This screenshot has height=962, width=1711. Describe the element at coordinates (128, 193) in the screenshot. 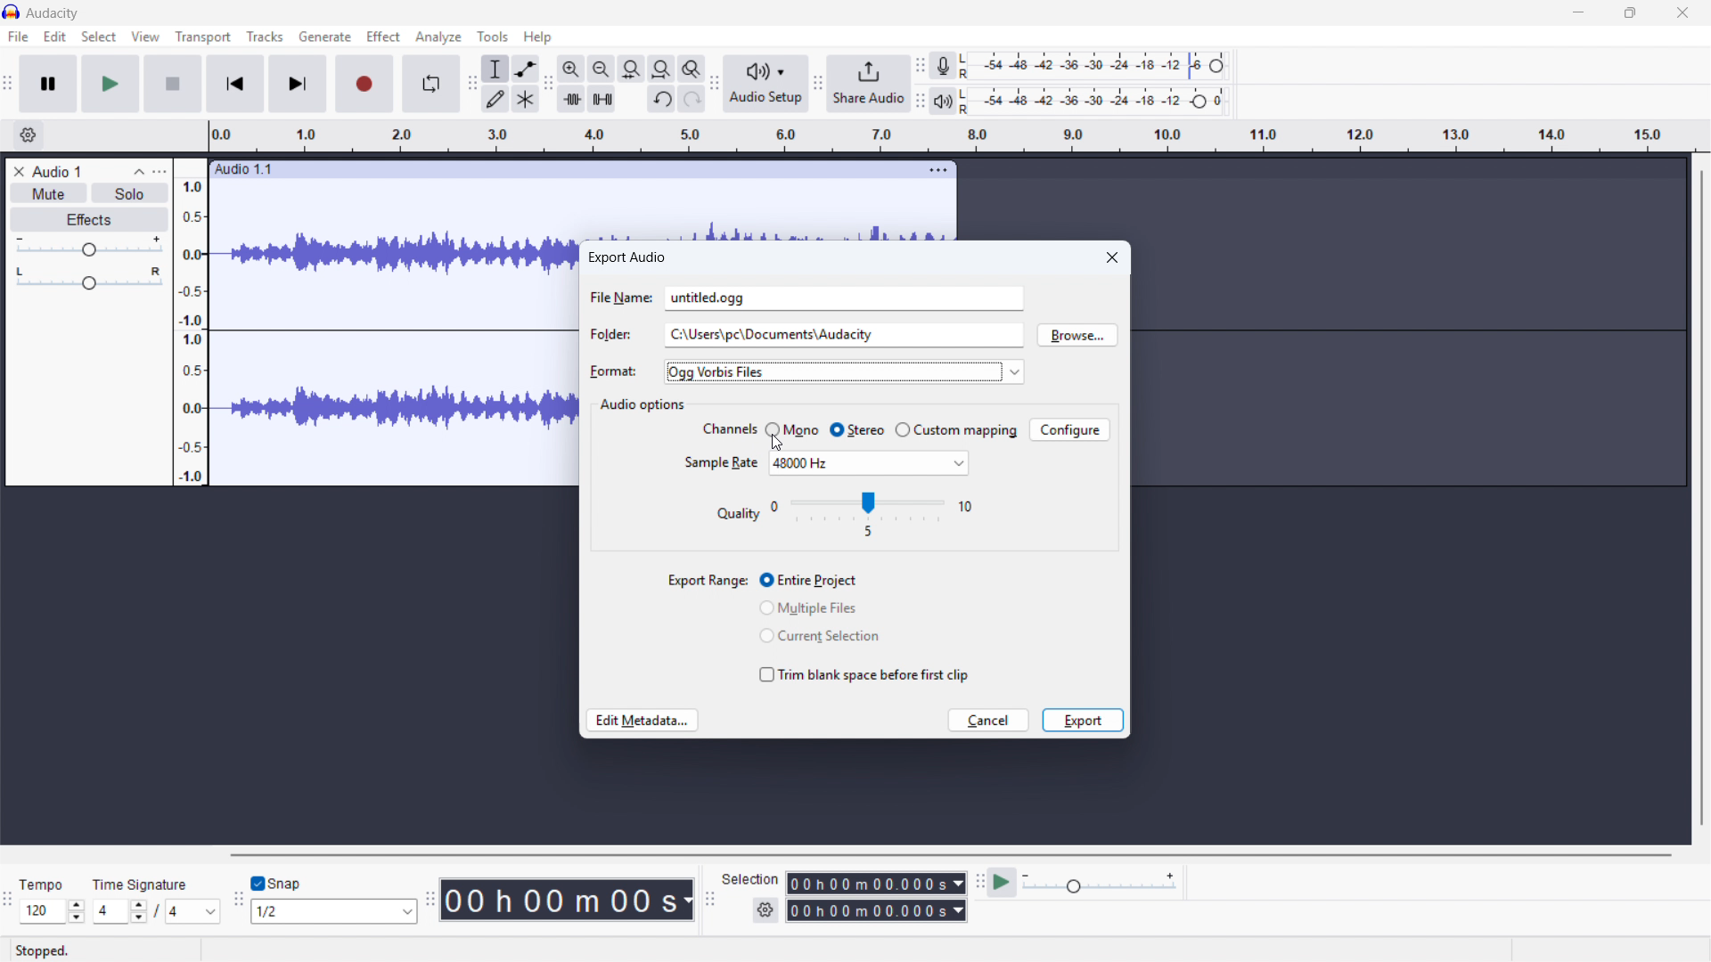

I see `Solo ` at that location.